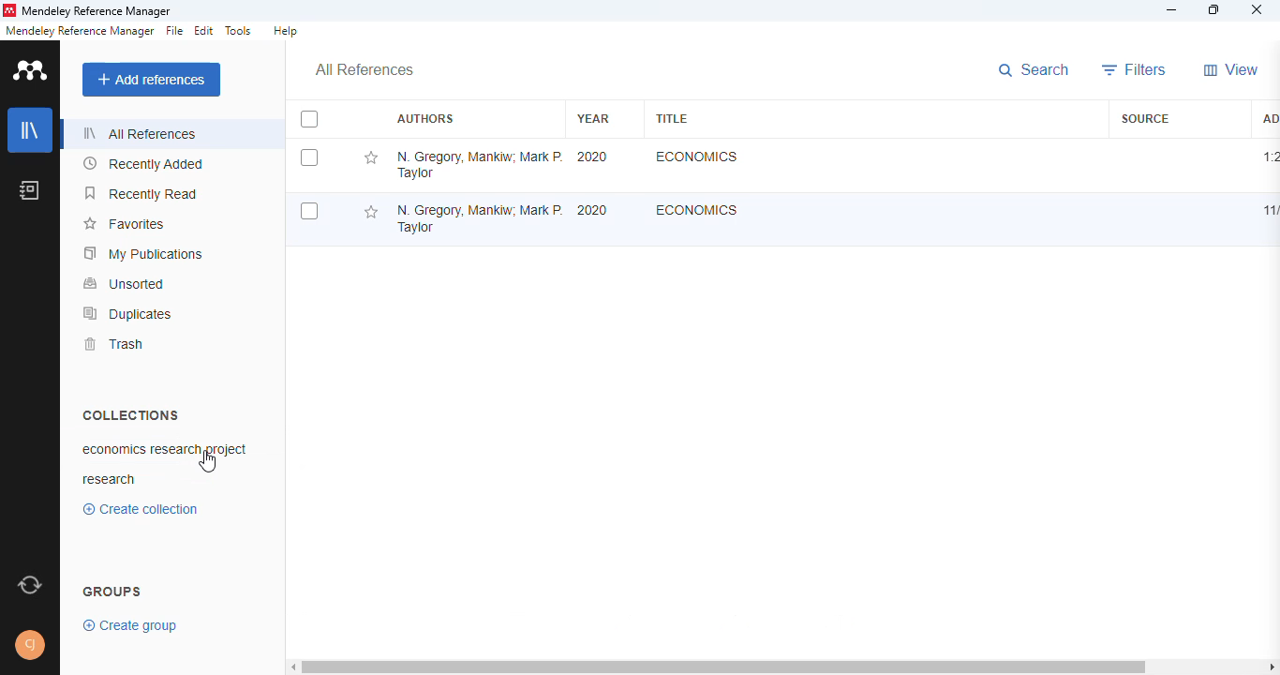 The height and width of the screenshot is (675, 1280). I want to click on duplicates, so click(128, 313).